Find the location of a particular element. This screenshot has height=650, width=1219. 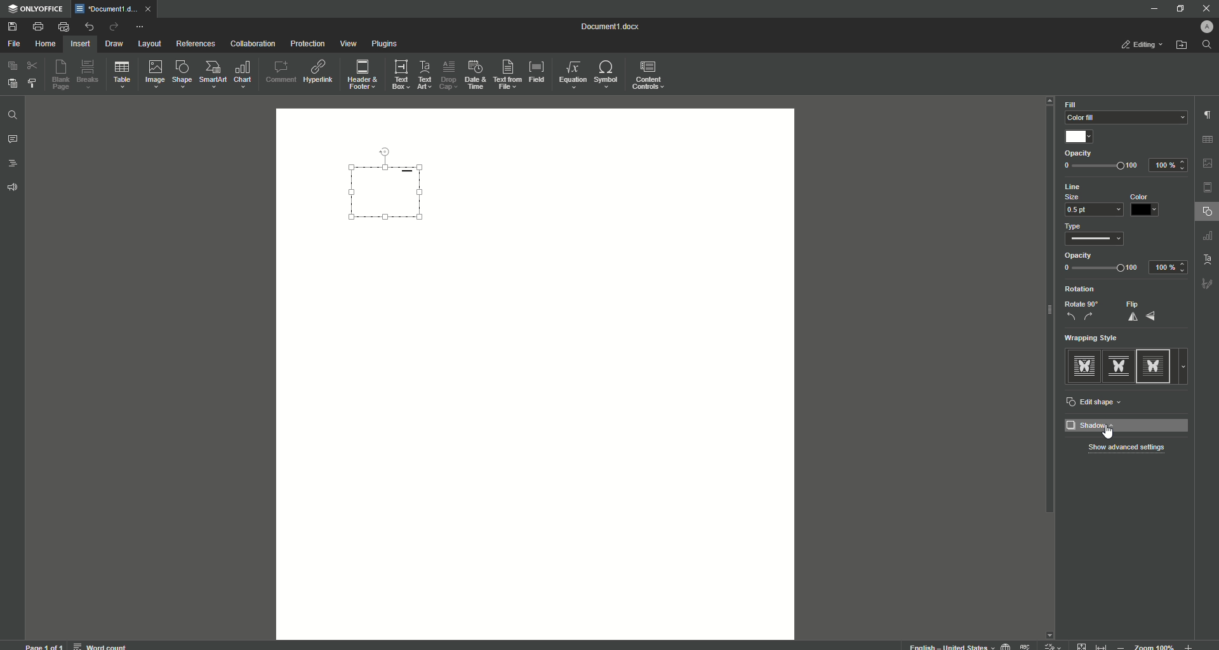

Choose Styles is located at coordinates (33, 83).